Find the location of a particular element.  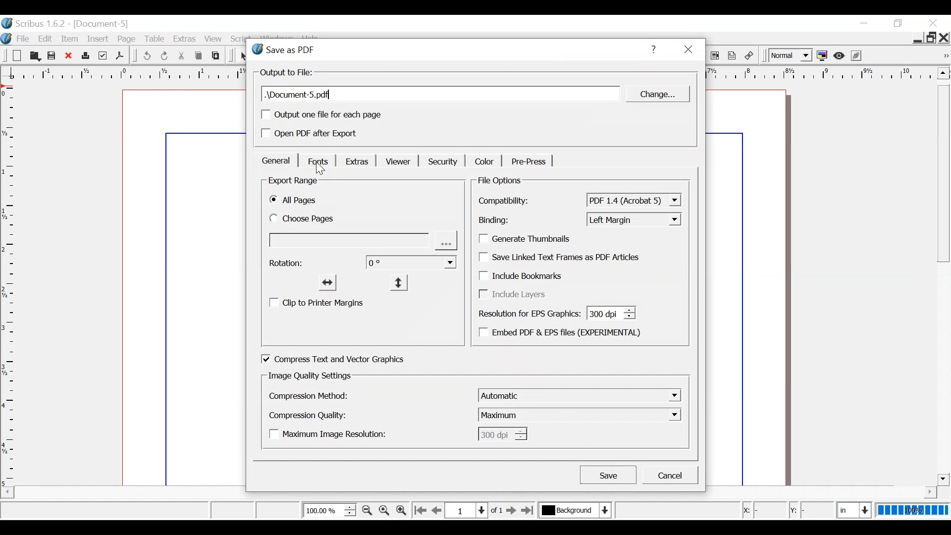

Extras is located at coordinates (185, 40).